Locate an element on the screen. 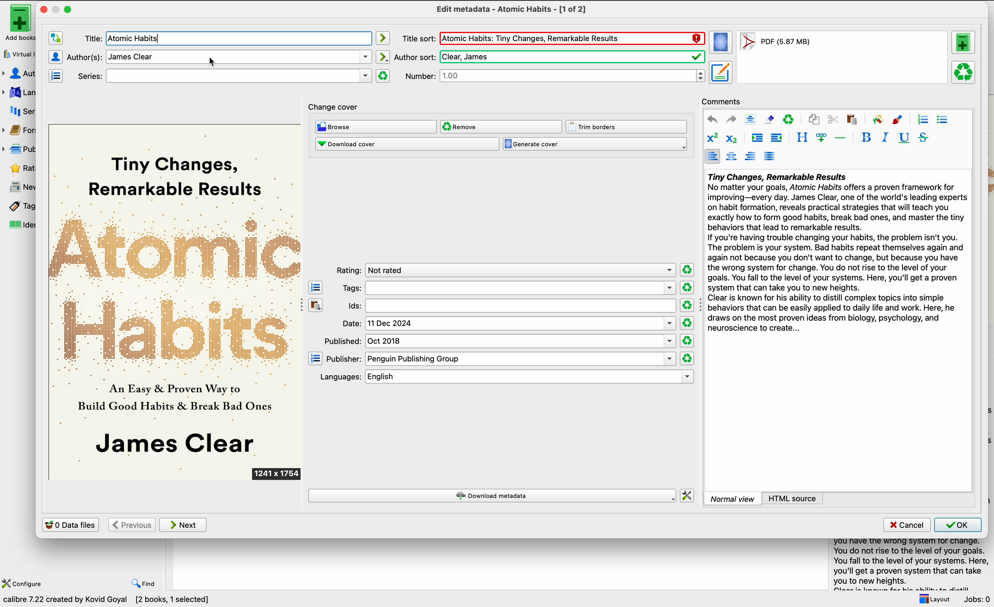  download metadata is located at coordinates (492, 495).